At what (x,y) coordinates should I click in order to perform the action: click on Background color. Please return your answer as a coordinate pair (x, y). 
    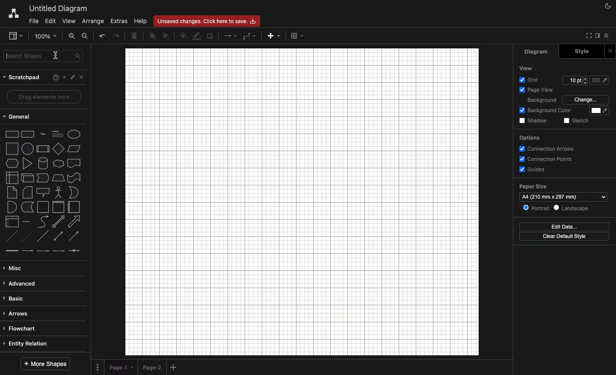
    Looking at the image, I should click on (546, 111).